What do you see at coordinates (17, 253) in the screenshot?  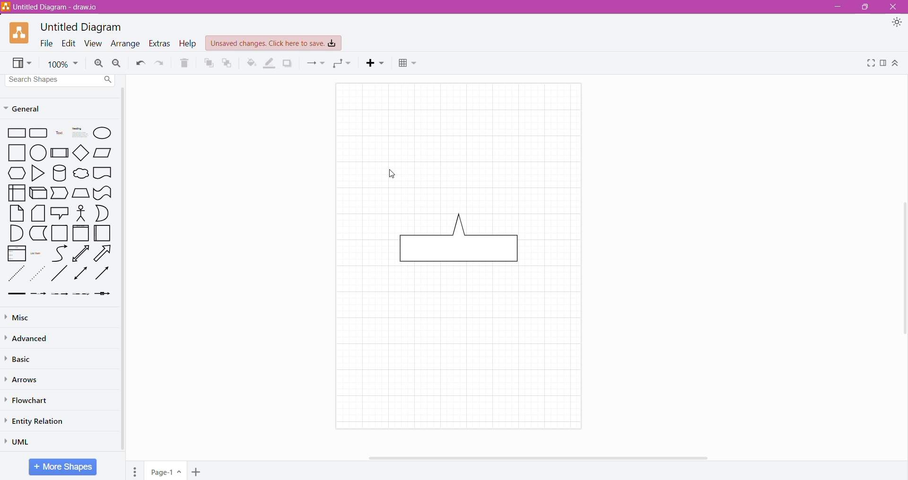 I see `List Box` at bounding box center [17, 253].